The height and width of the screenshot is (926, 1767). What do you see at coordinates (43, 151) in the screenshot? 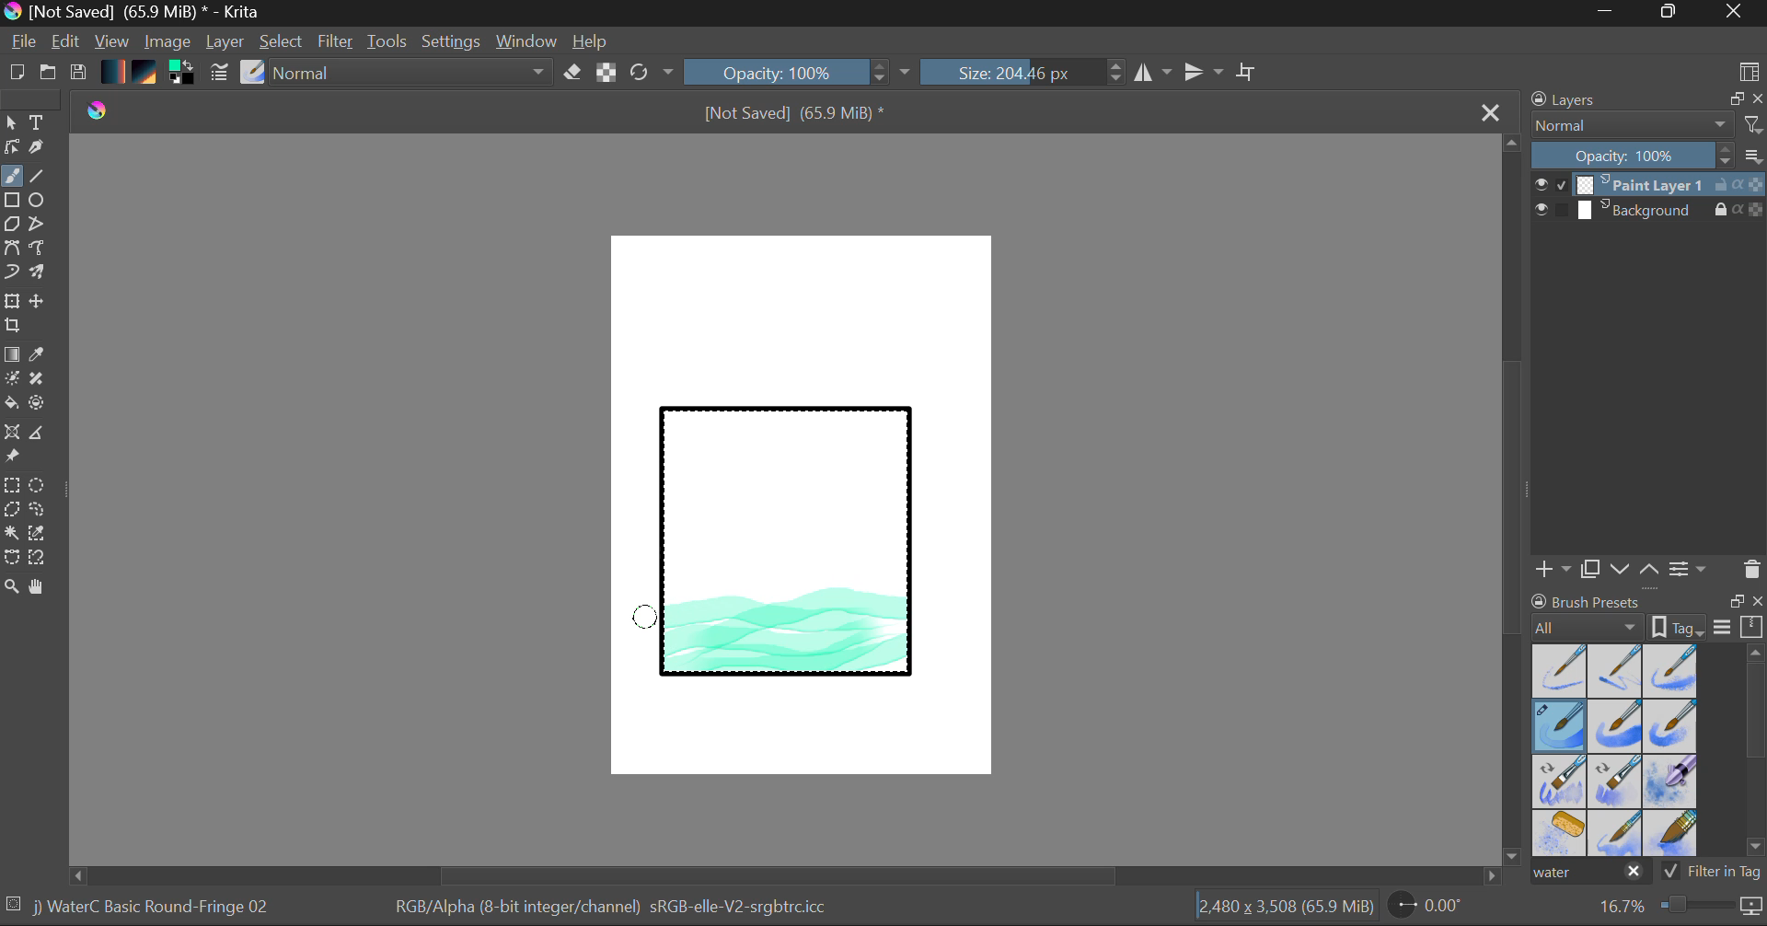
I see `Calligraphic Tool` at bounding box center [43, 151].